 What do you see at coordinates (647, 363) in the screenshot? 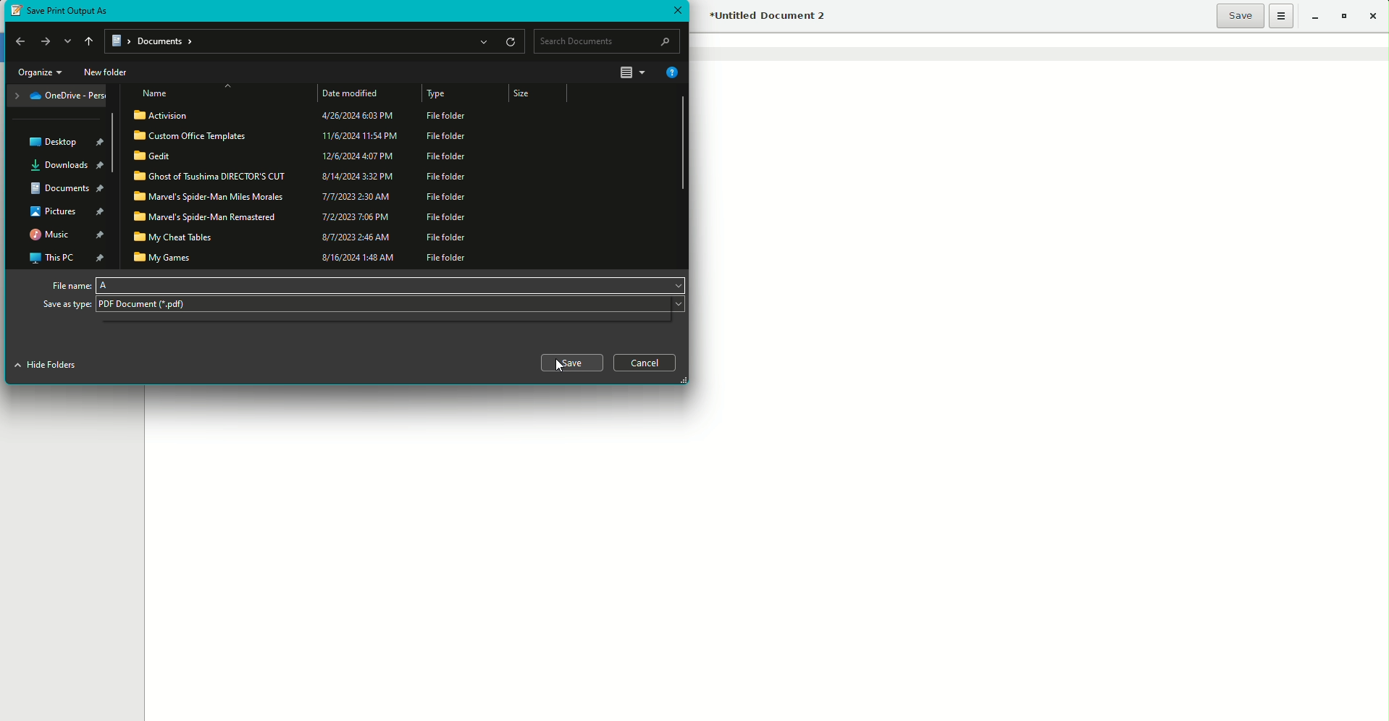
I see `Cancel` at bounding box center [647, 363].